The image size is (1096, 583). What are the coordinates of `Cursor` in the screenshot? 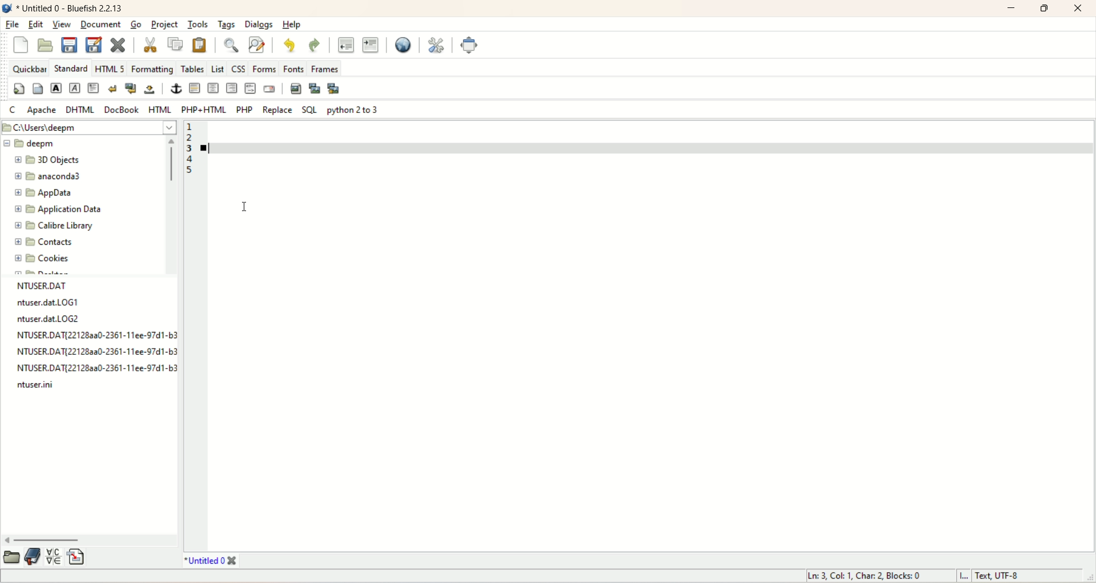 It's located at (247, 206).